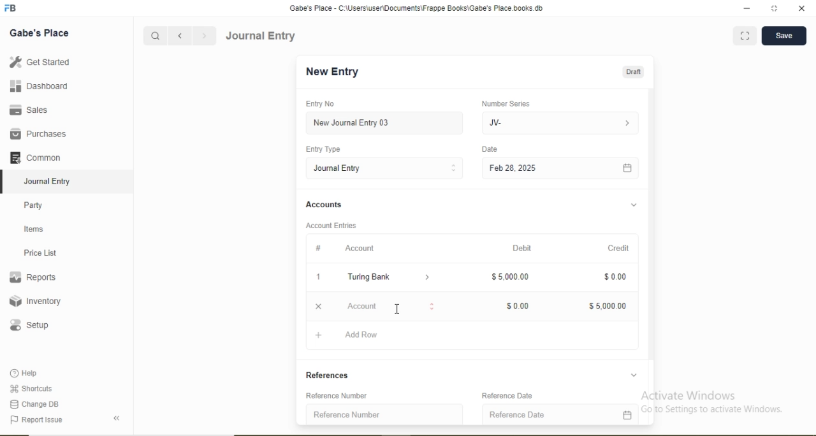 The height and width of the screenshot is (436, 816). Describe the element at coordinates (783, 34) in the screenshot. I see `Save` at that location.